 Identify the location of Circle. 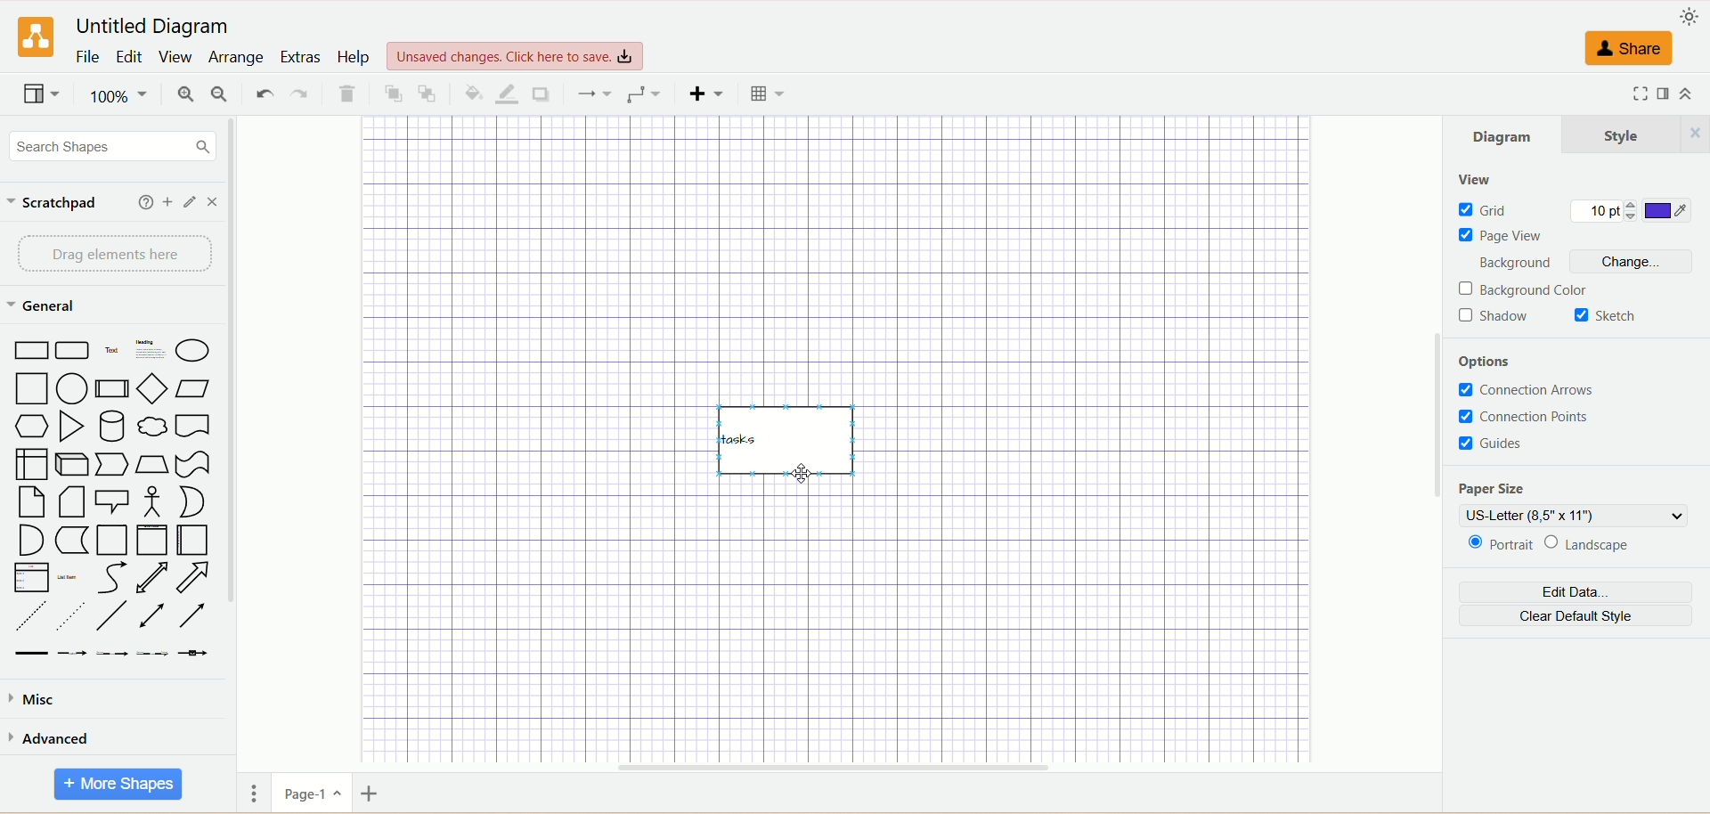
(73, 389).